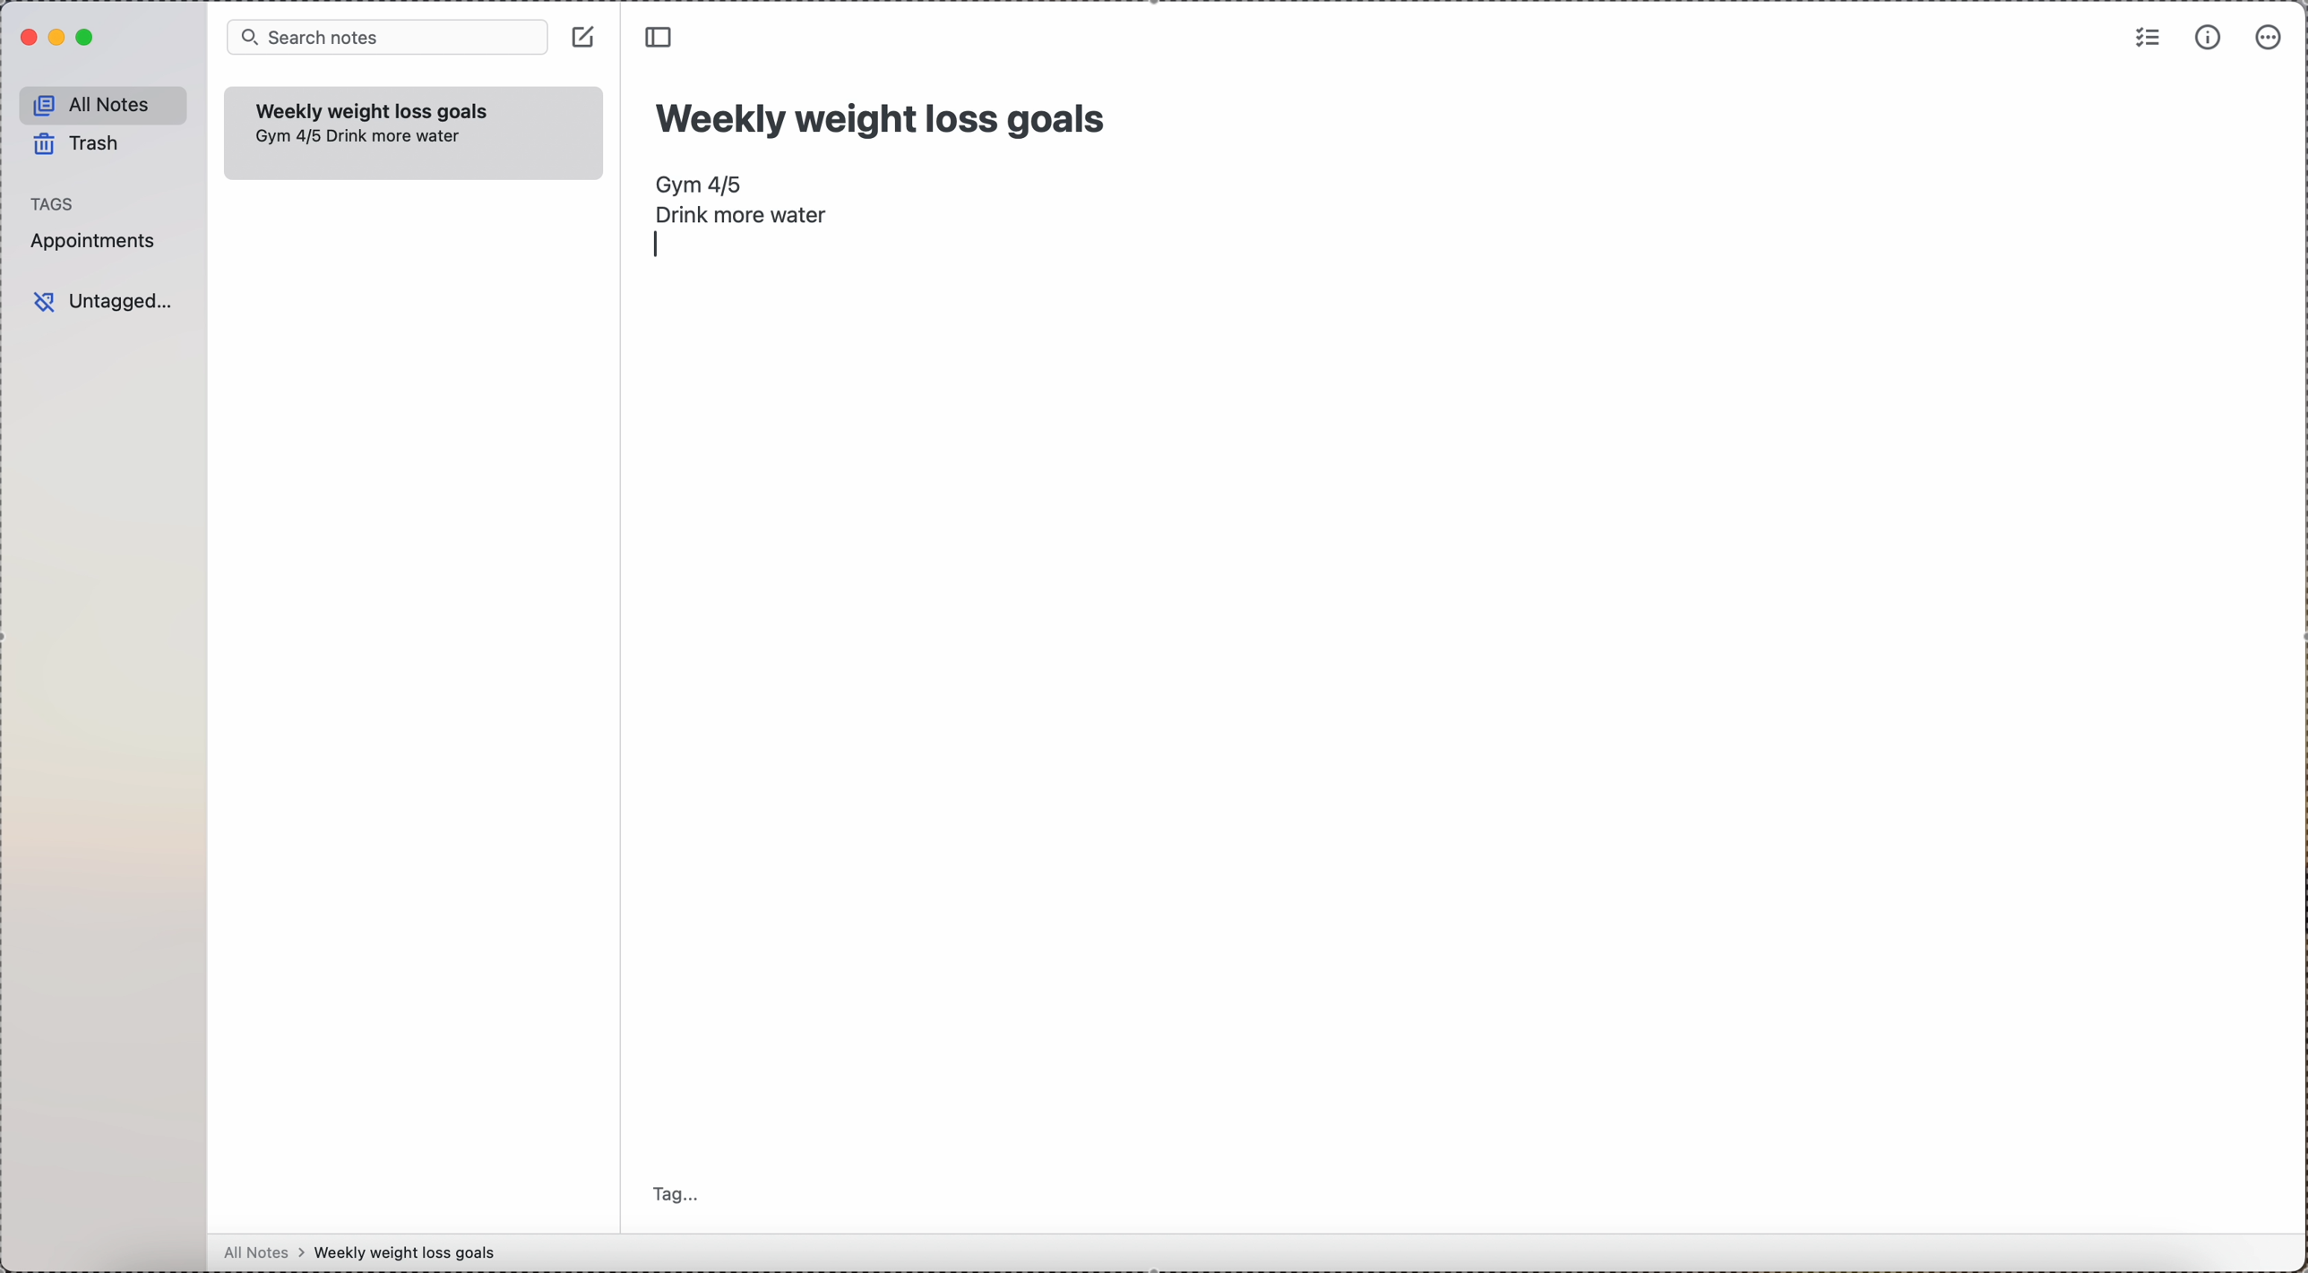  What do you see at coordinates (98, 243) in the screenshot?
I see `appointments` at bounding box center [98, 243].